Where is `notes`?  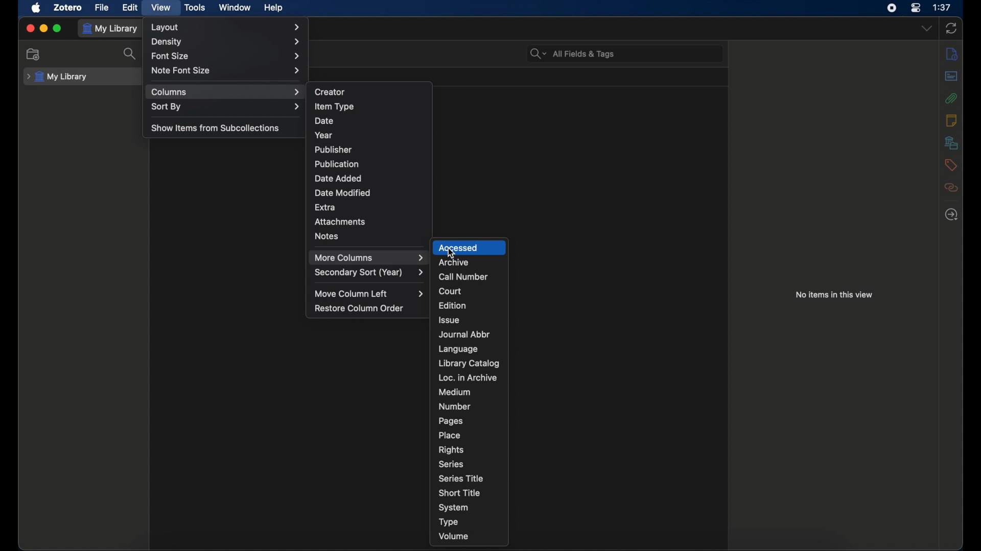 notes is located at coordinates (951, 120).